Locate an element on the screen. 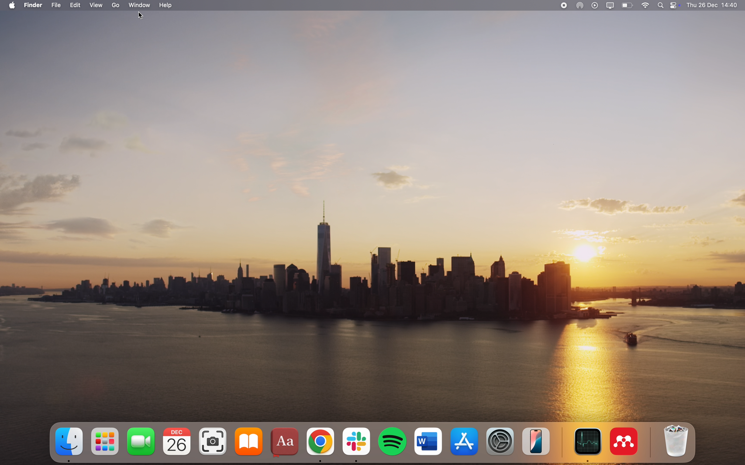  help is located at coordinates (165, 5).